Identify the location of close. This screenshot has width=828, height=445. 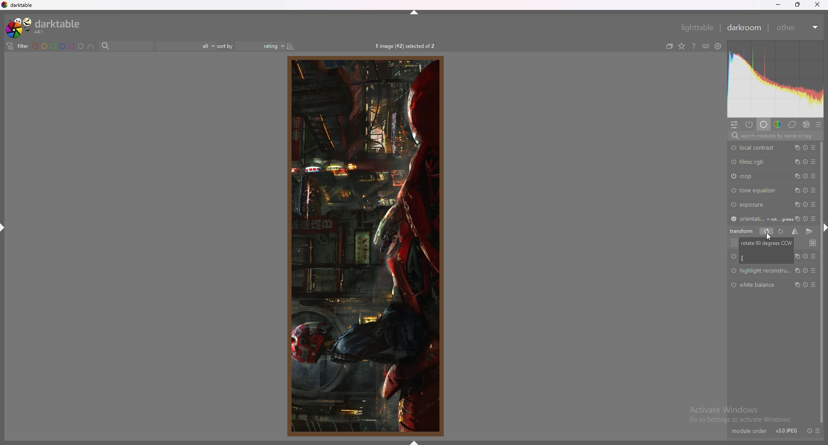
(817, 5).